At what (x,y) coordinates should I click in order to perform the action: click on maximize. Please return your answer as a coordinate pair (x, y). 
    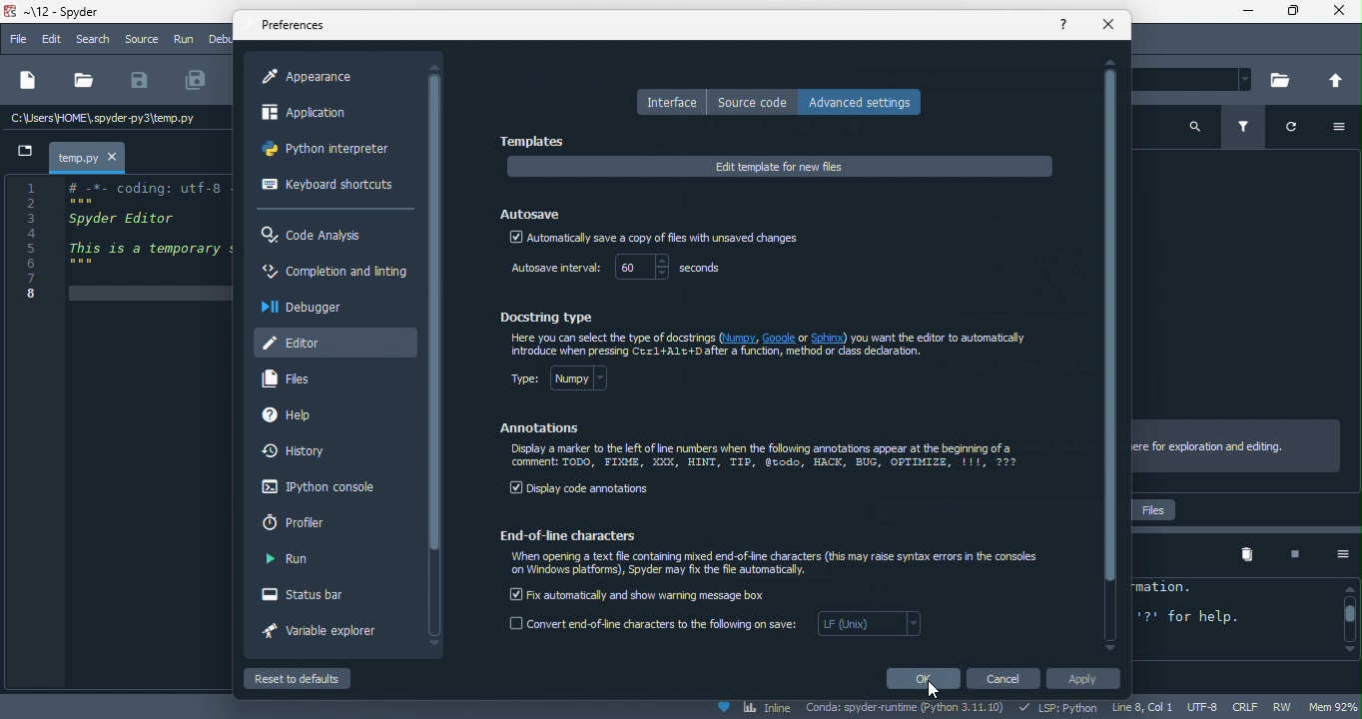
    Looking at the image, I should click on (1291, 14).